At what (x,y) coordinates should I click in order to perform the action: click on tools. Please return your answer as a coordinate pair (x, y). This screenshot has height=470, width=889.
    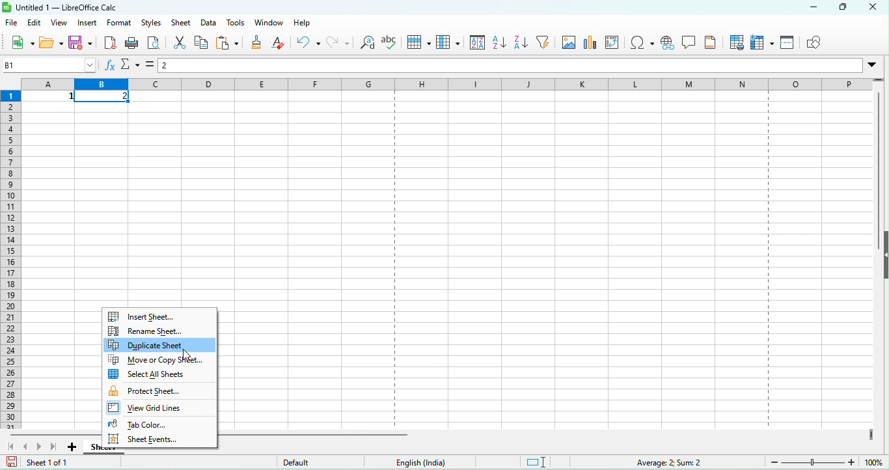
    Looking at the image, I should click on (238, 22).